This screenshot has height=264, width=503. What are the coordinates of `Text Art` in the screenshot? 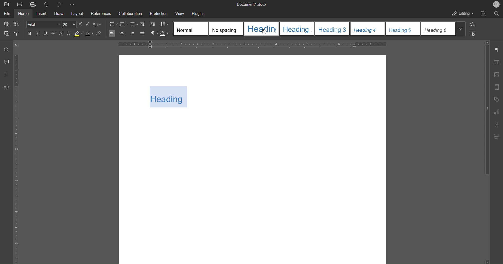 It's located at (497, 124).